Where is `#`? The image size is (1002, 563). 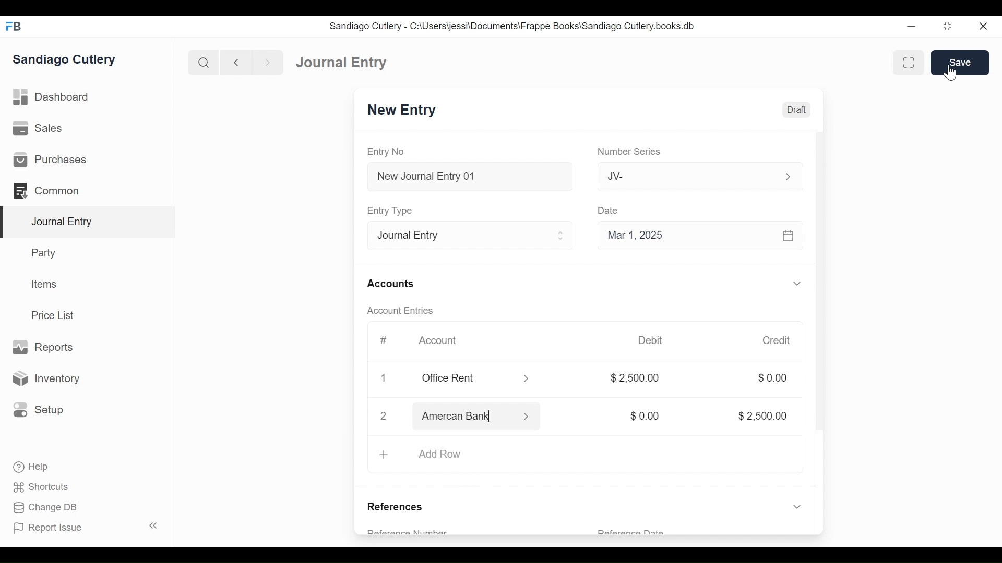
# is located at coordinates (380, 340).